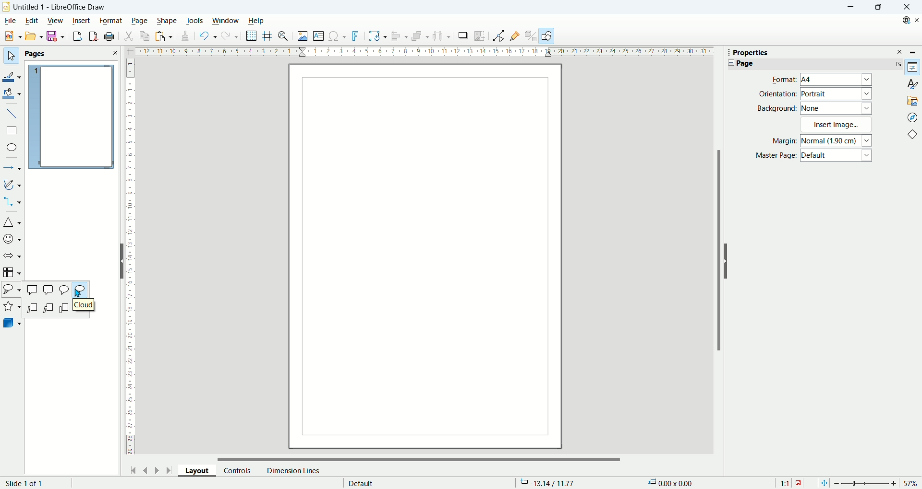 This screenshot has height=489, width=922. I want to click on default, so click(361, 482).